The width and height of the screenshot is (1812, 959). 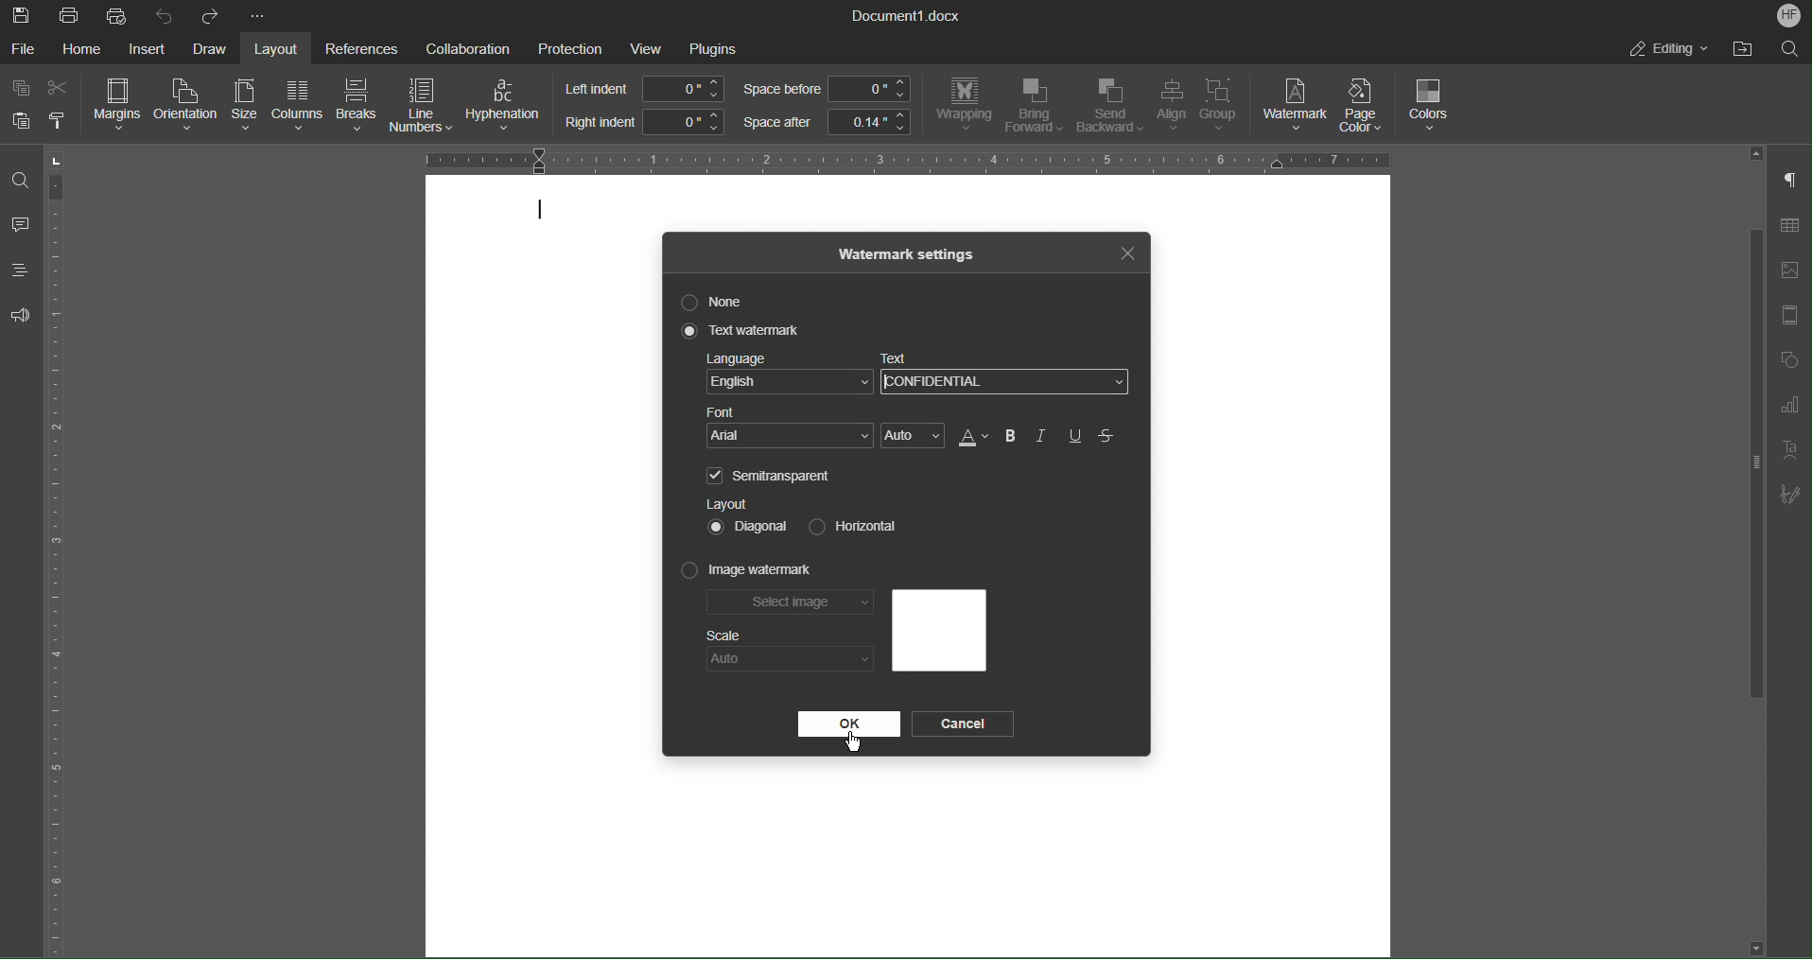 What do you see at coordinates (61, 88) in the screenshot?
I see `Cut` at bounding box center [61, 88].